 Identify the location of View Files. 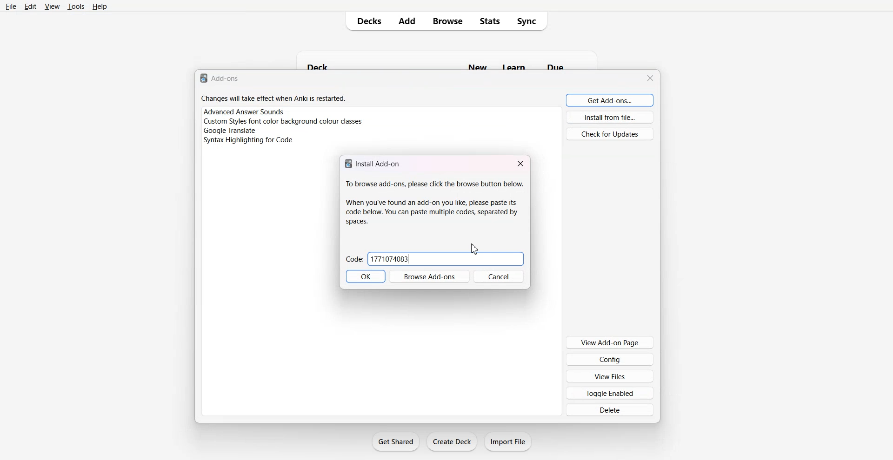
(610, 375).